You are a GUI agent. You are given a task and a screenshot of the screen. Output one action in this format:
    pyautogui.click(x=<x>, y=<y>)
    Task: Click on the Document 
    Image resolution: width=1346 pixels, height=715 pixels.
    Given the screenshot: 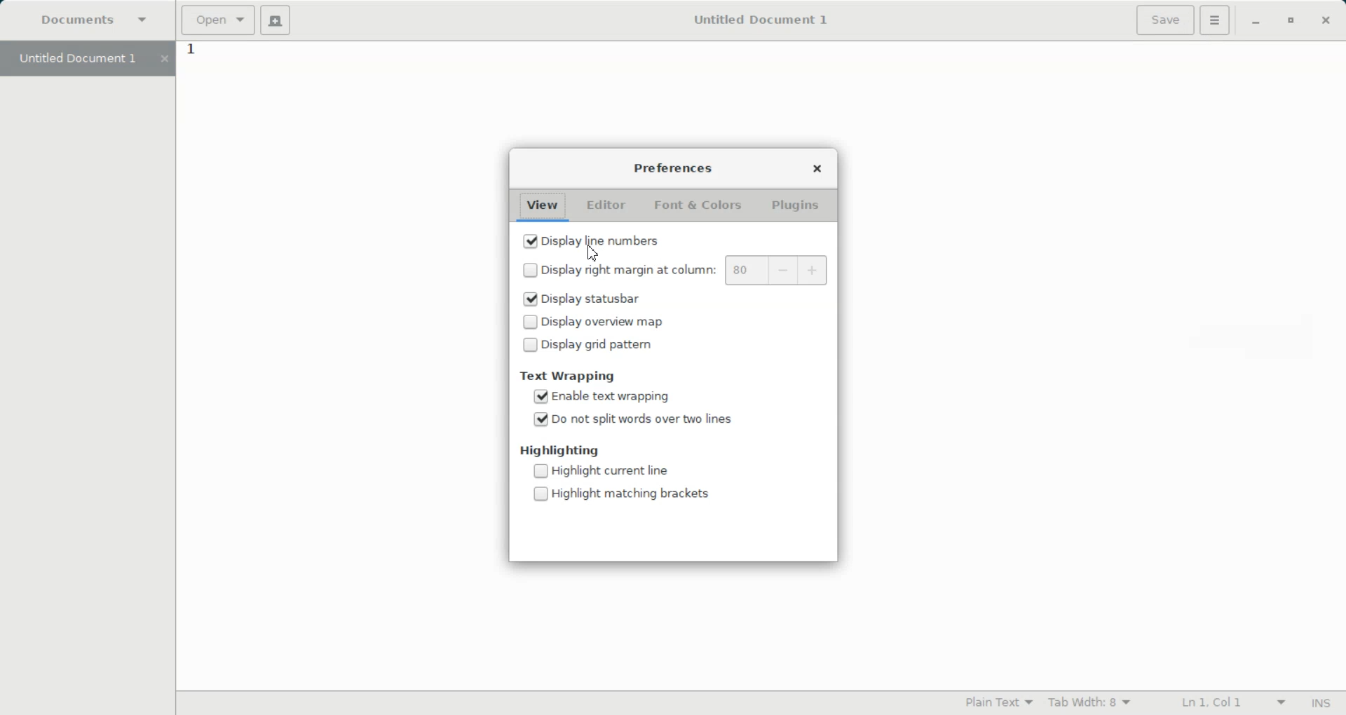 What is the action you would take?
    pyautogui.click(x=98, y=22)
    